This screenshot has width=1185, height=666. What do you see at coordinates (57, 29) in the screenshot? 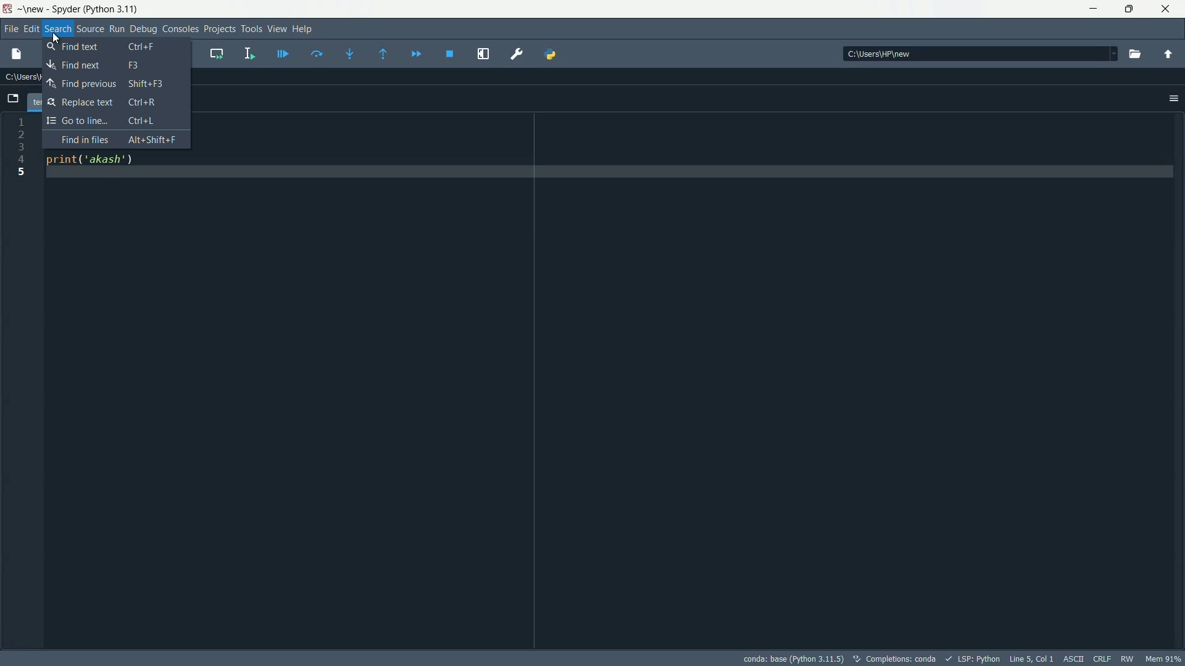
I see `search menu` at bounding box center [57, 29].